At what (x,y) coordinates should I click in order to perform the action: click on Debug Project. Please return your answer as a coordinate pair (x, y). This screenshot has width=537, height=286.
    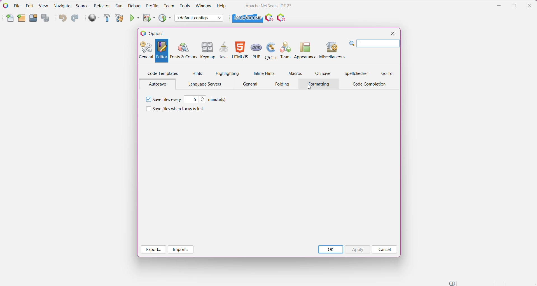
    Looking at the image, I should click on (149, 18).